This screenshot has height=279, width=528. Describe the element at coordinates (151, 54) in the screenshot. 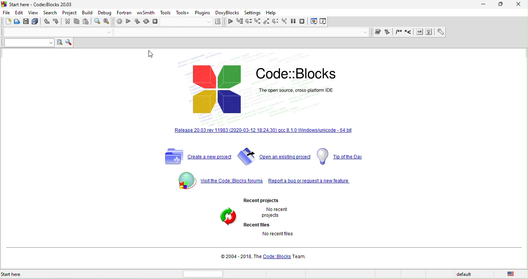

I see `cursor` at that location.